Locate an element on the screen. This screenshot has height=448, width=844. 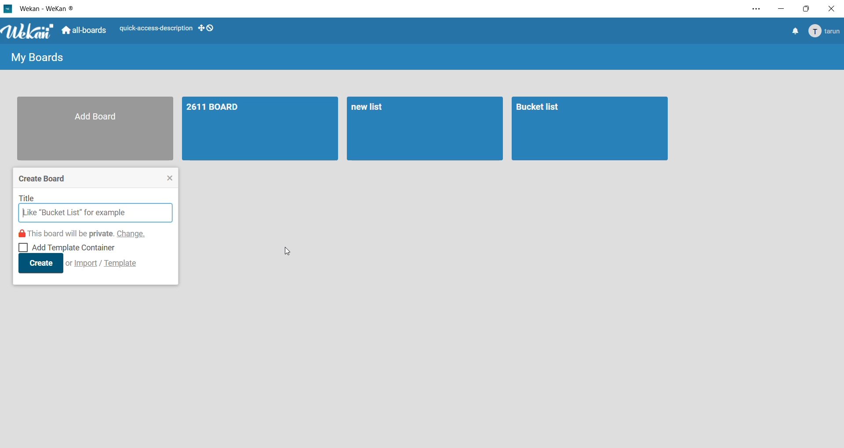
minimize is located at coordinates (782, 9).